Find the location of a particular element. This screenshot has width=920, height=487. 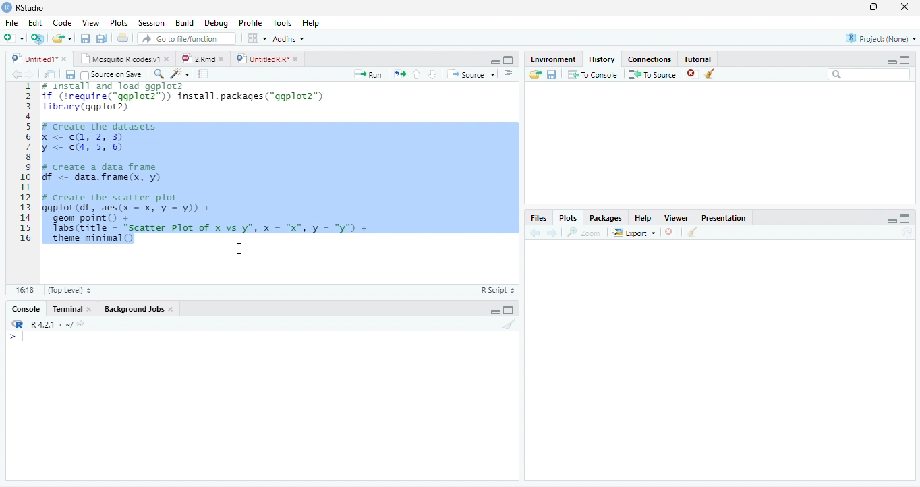

restore is located at coordinates (875, 7).